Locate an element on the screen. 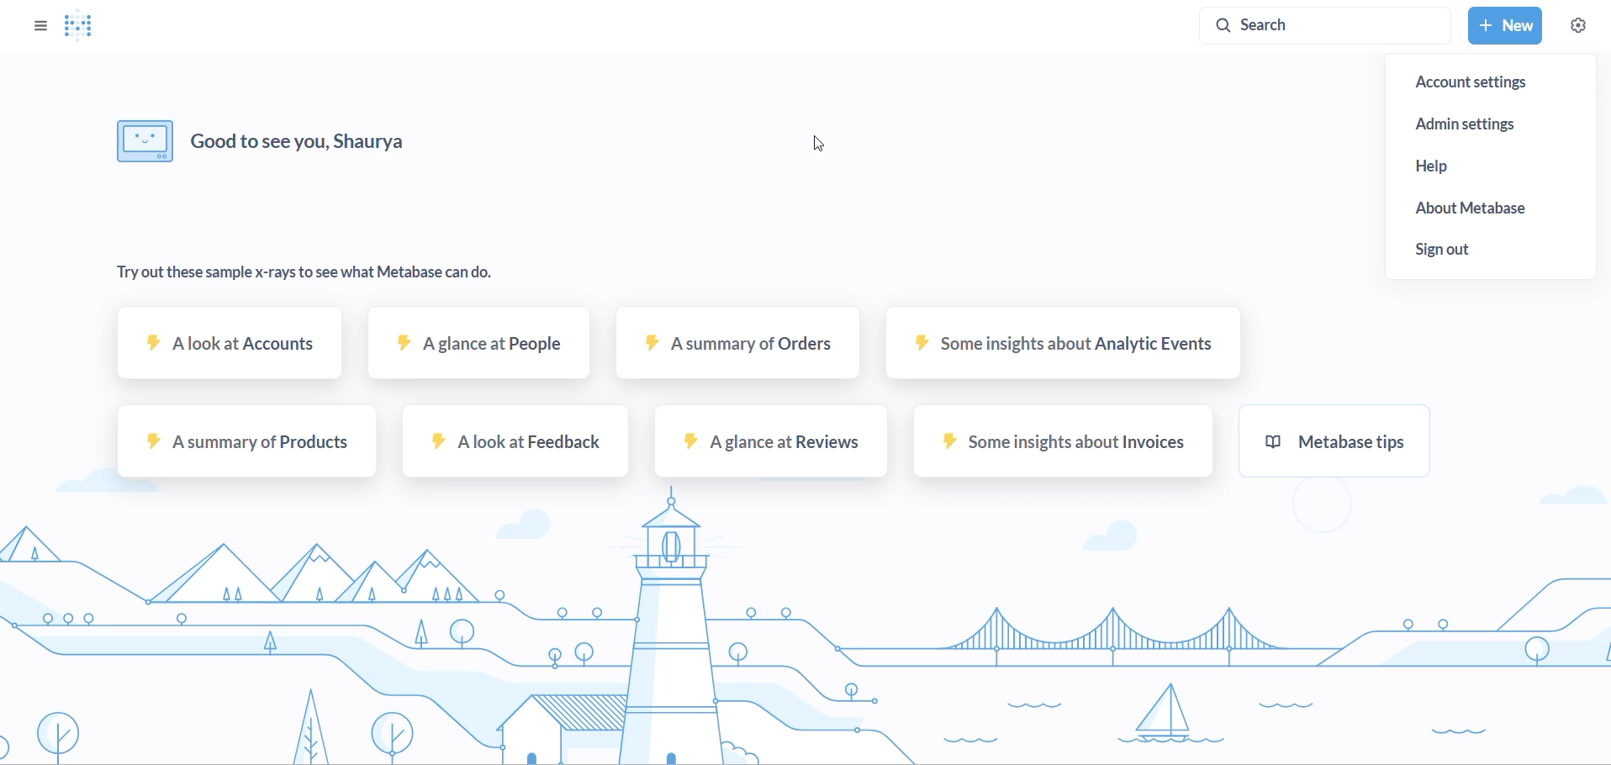  A look at feedback is located at coordinates (514, 446).